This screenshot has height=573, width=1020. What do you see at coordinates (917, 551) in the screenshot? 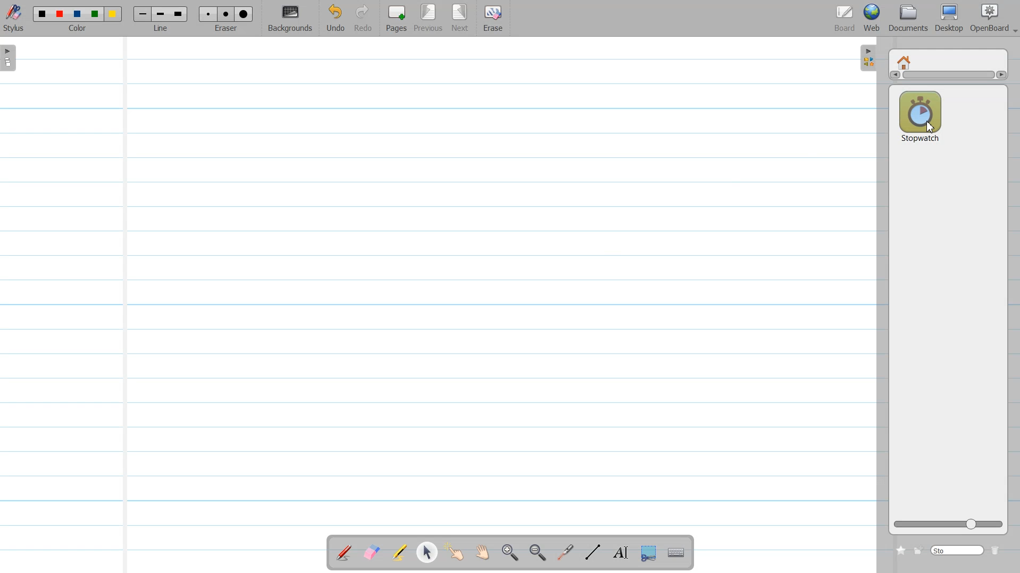
I see `Create new folder` at bounding box center [917, 551].